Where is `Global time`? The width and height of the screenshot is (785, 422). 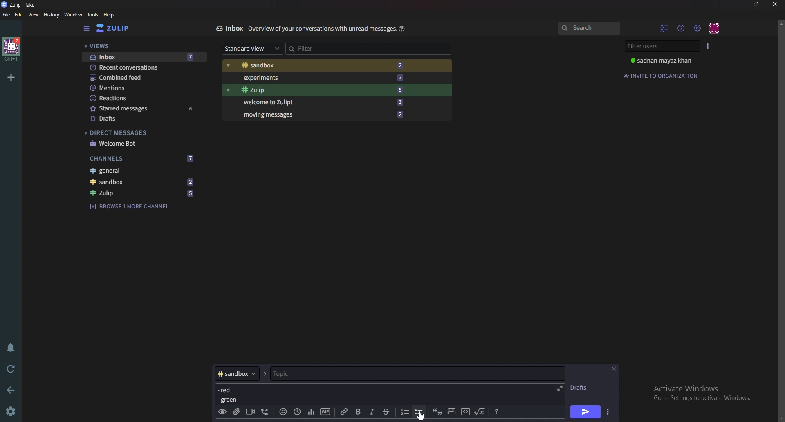
Global time is located at coordinates (297, 412).